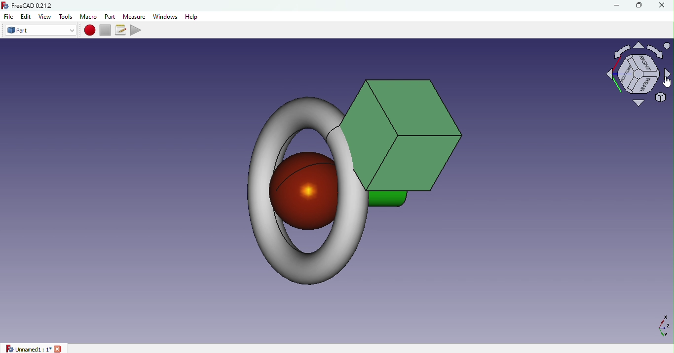  Describe the element at coordinates (111, 16) in the screenshot. I see `Part` at that location.